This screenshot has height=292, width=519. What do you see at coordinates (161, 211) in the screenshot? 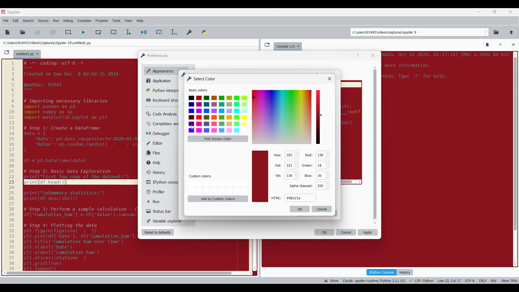
I see `Status bar` at bounding box center [161, 211].